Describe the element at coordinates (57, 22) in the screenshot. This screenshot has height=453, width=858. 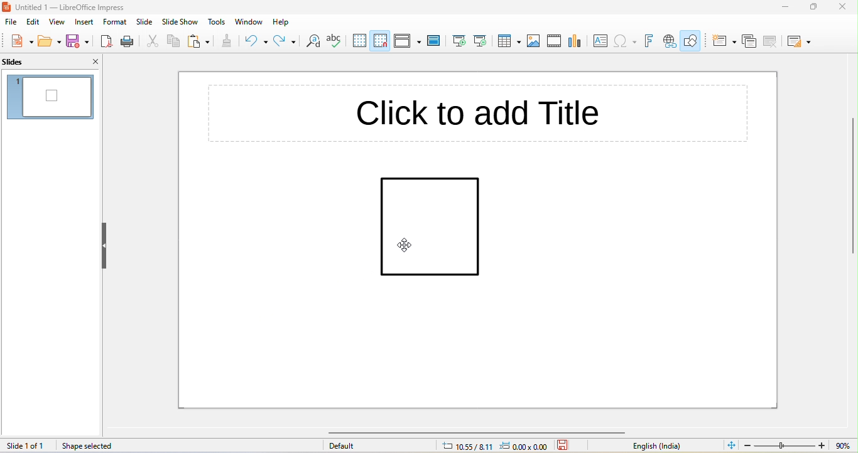
I see `view` at that location.